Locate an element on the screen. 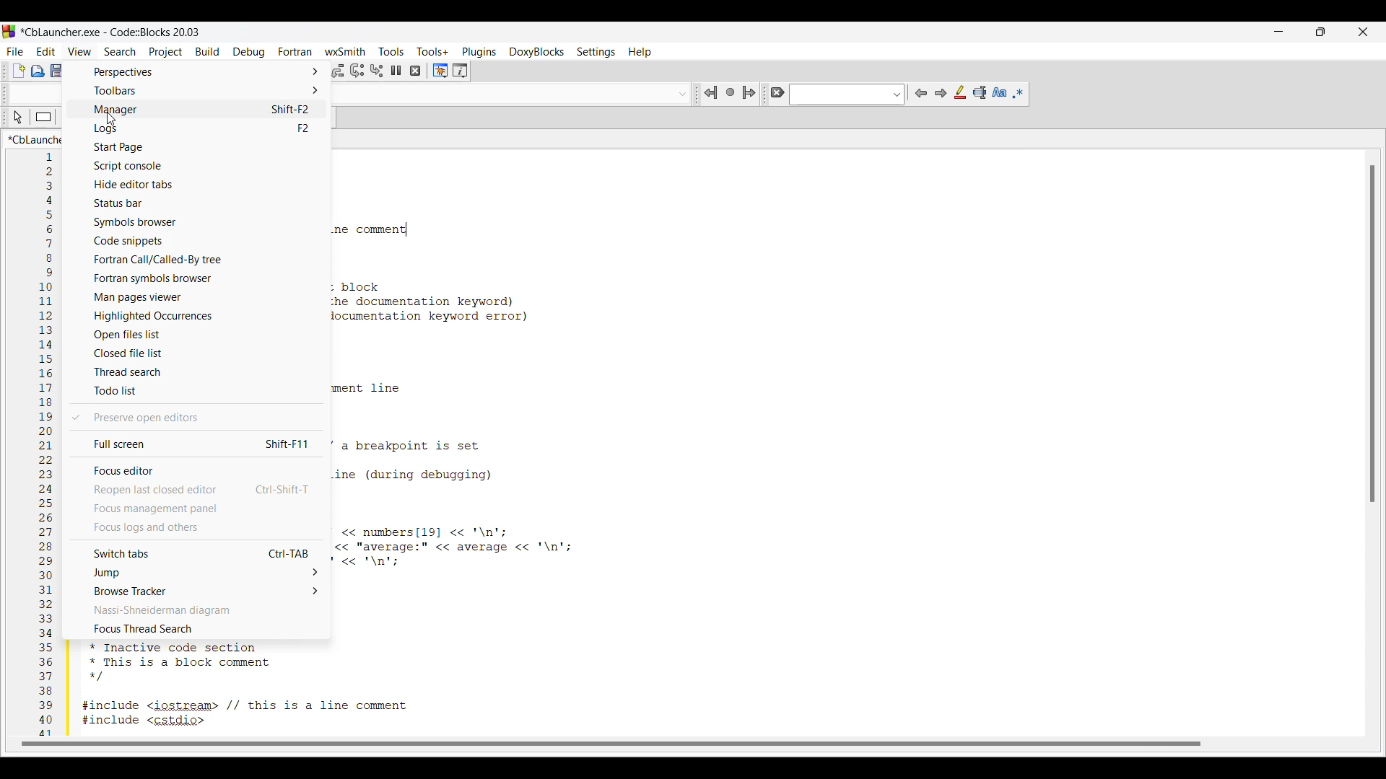  Symbols browser is located at coordinates (198, 222).